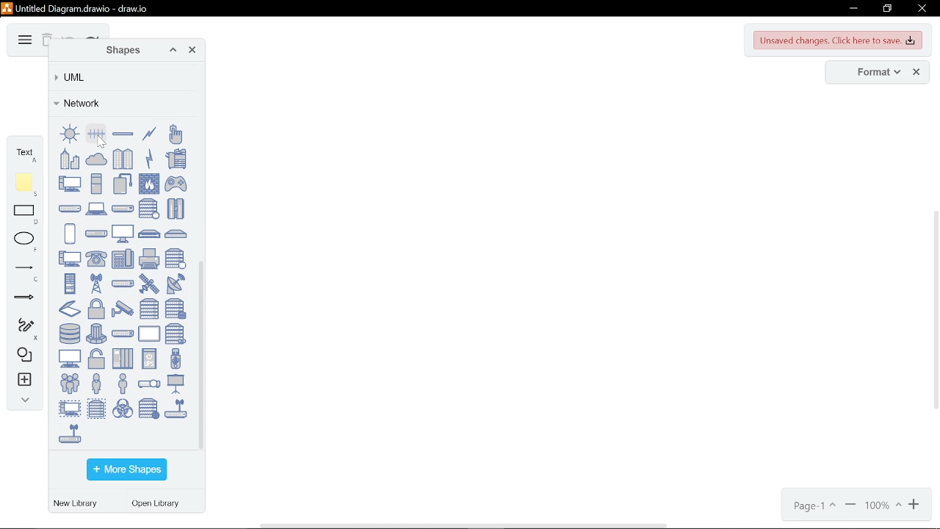 This screenshot has height=529, width=940. Describe the element at coordinates (26, 184) in the screenshot. I see `note` at that location.